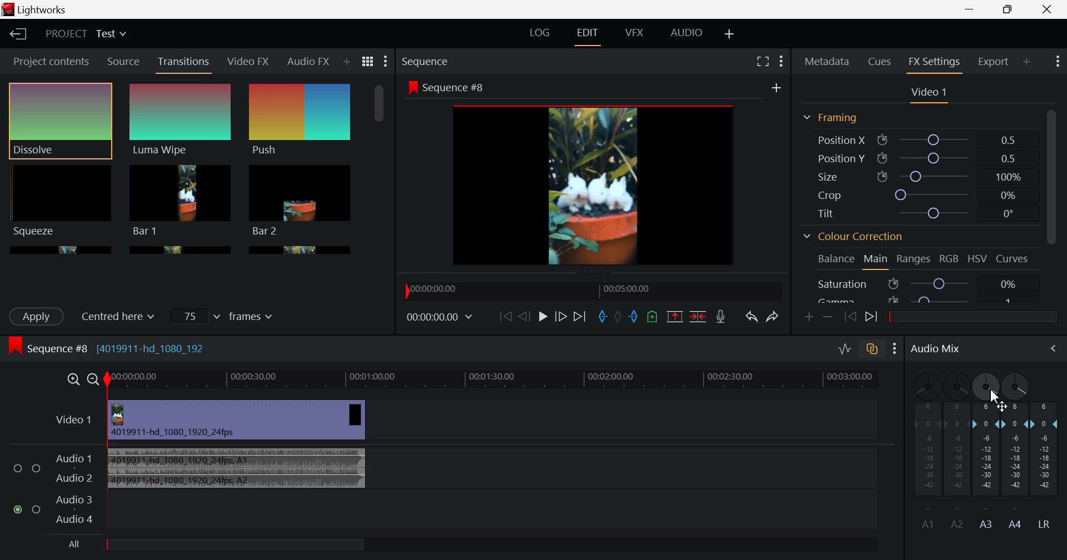 The image size is (1067, 560). What do you see at coordinates (301, 121) in the screenshot?
I see `Push` at bounding box center [301, 121].